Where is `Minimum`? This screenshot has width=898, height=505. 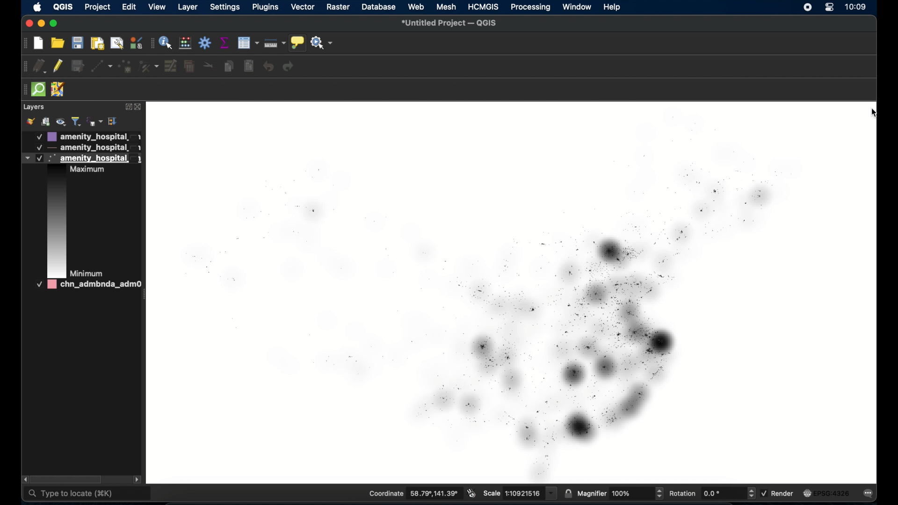 Minimum is located at coordinates (87, 273).